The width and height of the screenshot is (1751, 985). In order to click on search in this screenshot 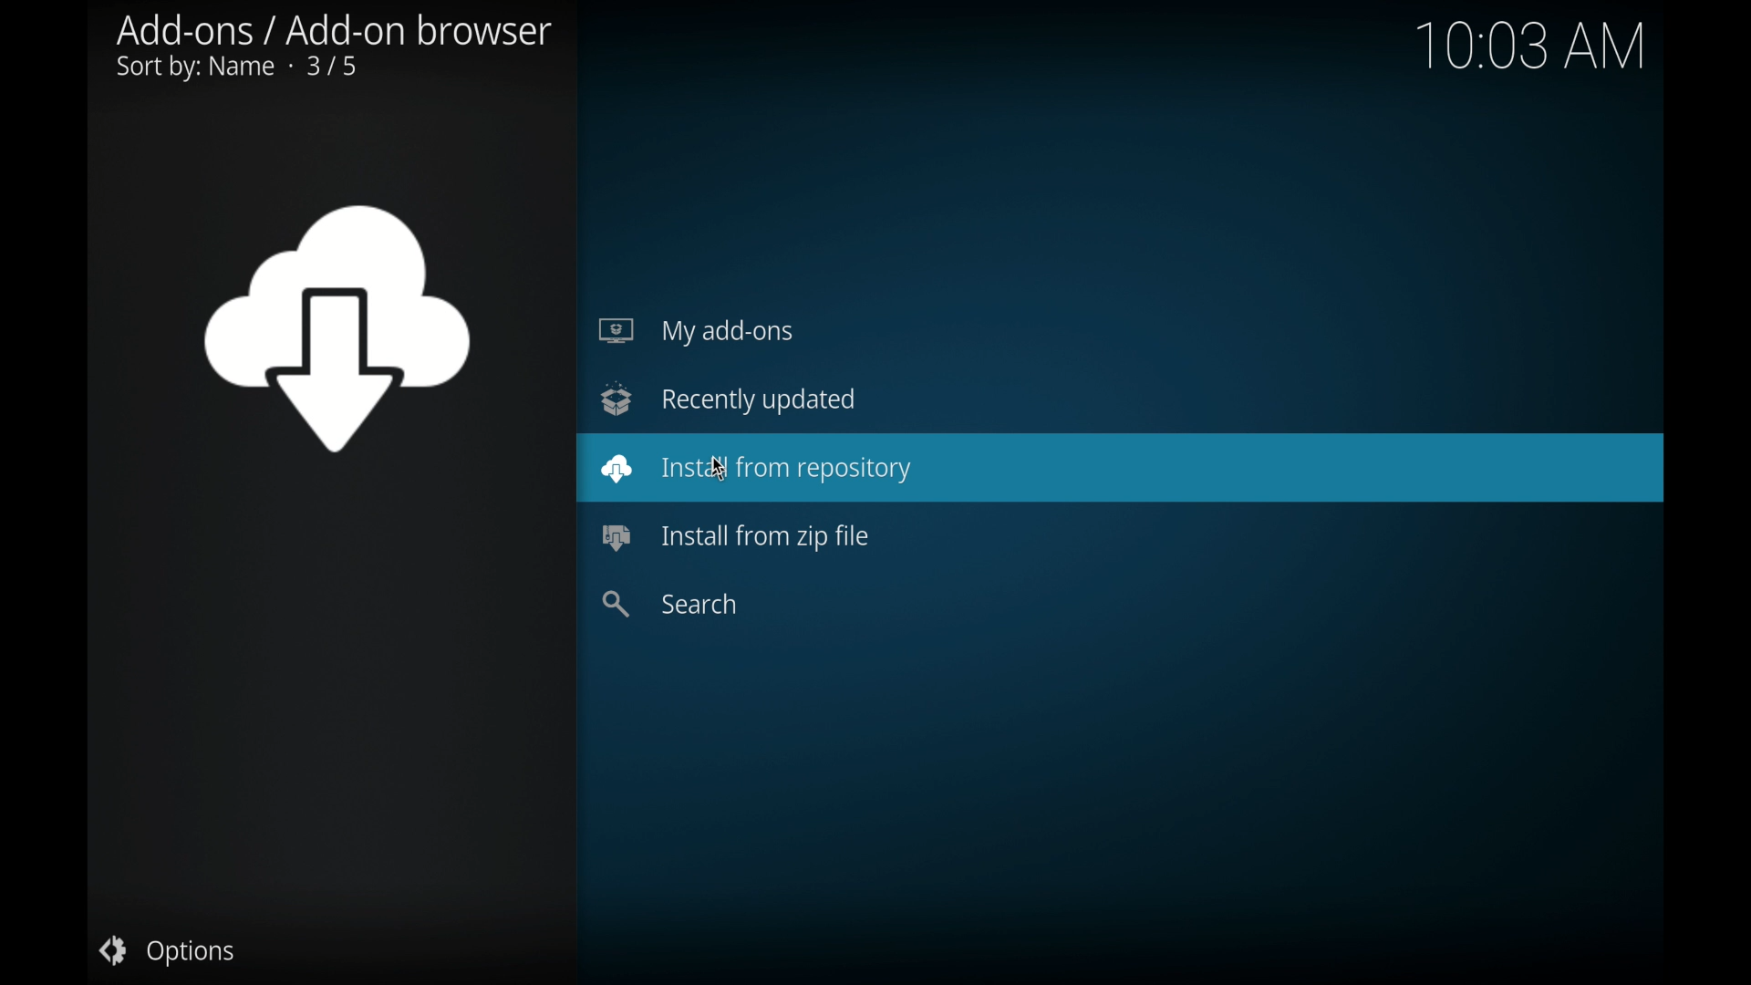, I will do `click(669, 603)`.